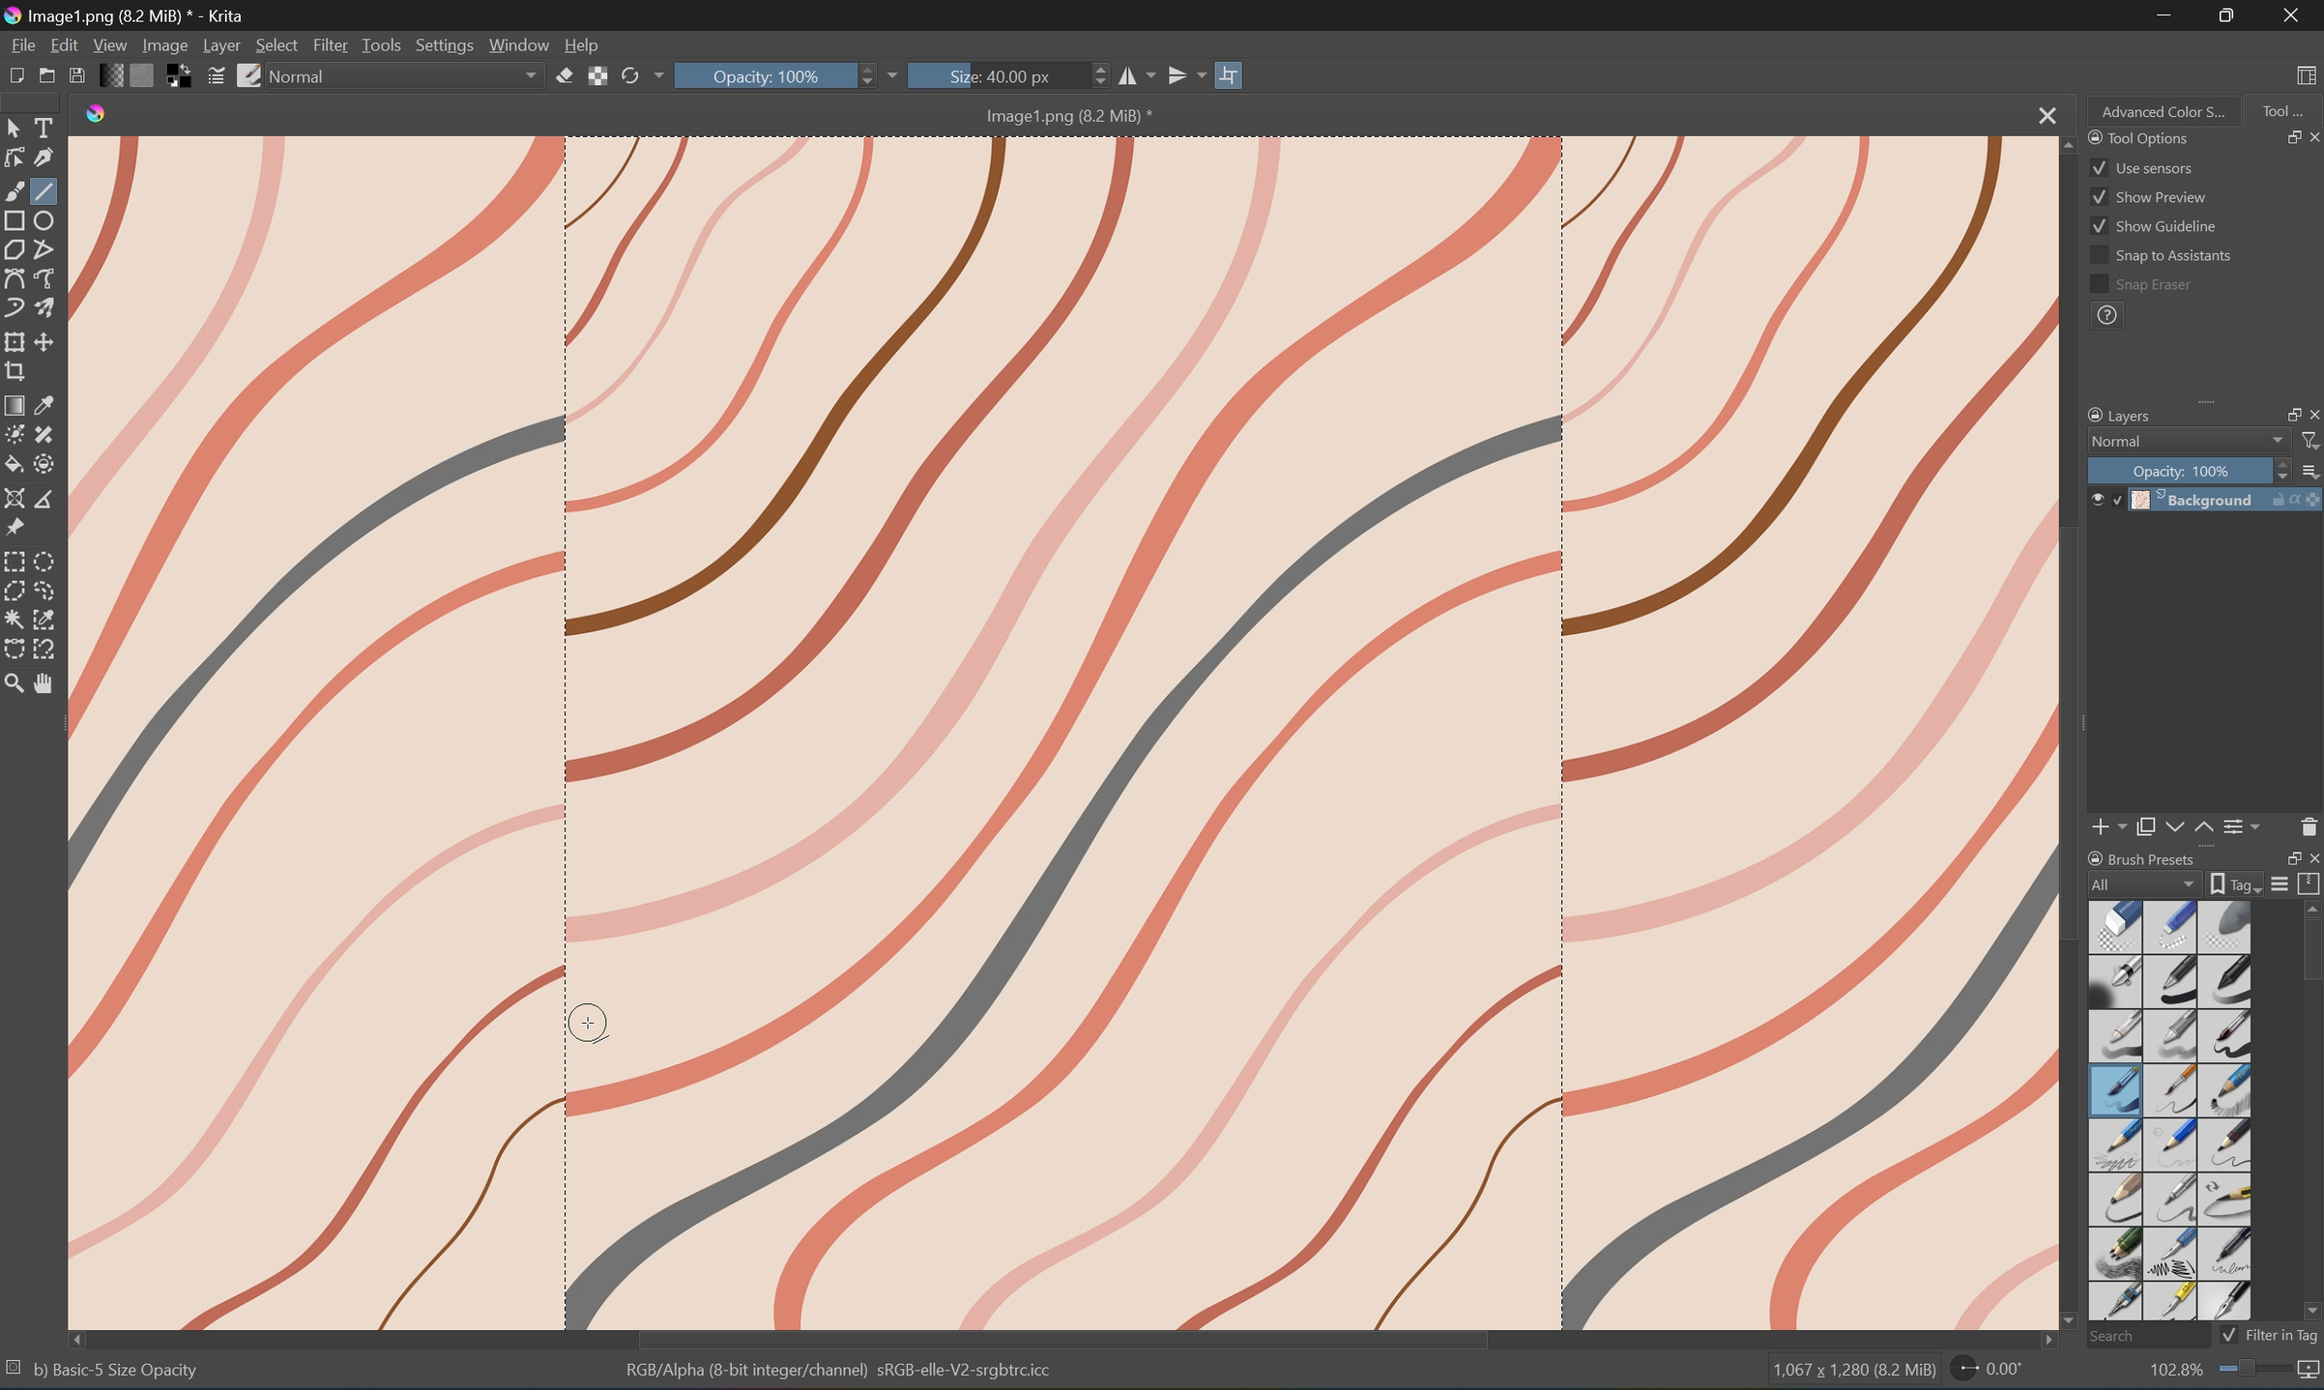  What do you see at coordinates (2276, 470) in the screenshot?
I see `Slider` at bounding box center [2276, 470].